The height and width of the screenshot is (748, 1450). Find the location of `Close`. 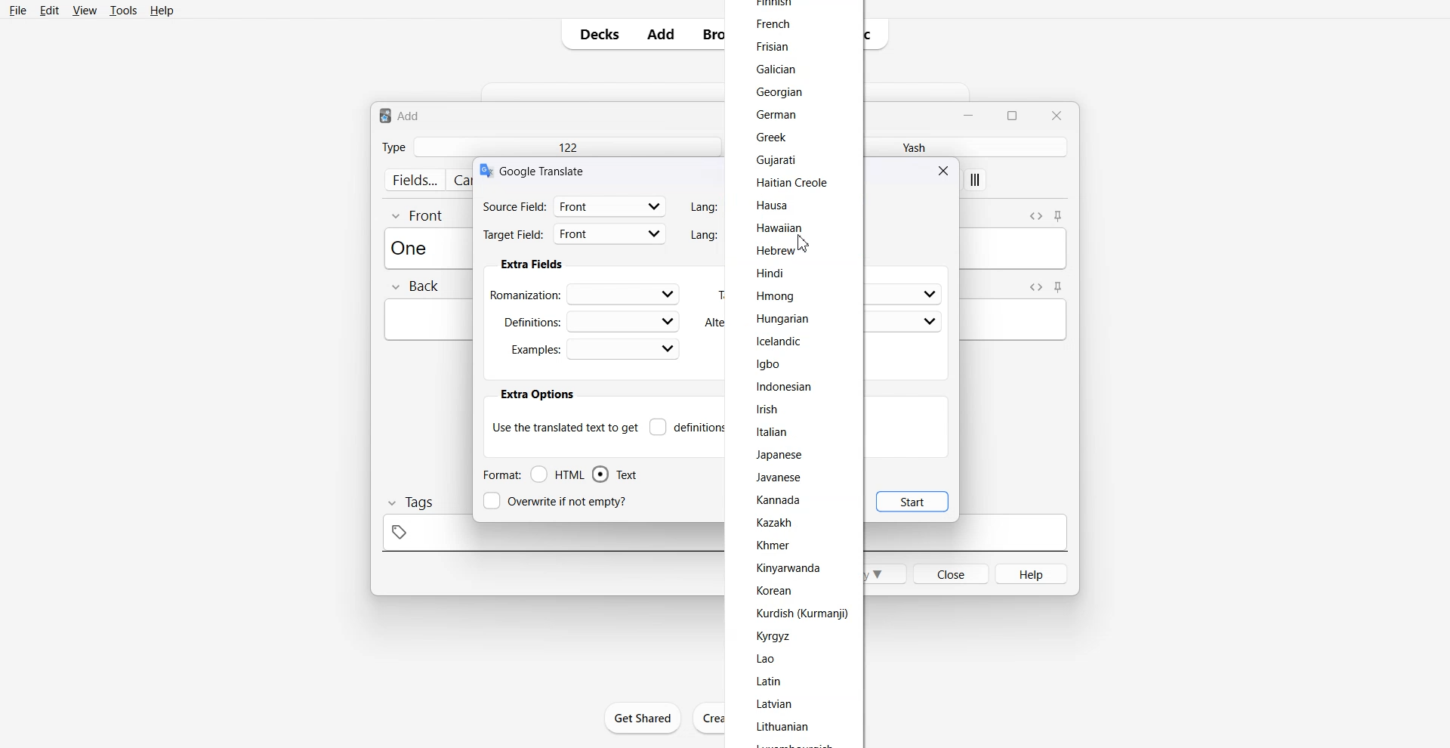

Close is located at coordinates (946, 170).